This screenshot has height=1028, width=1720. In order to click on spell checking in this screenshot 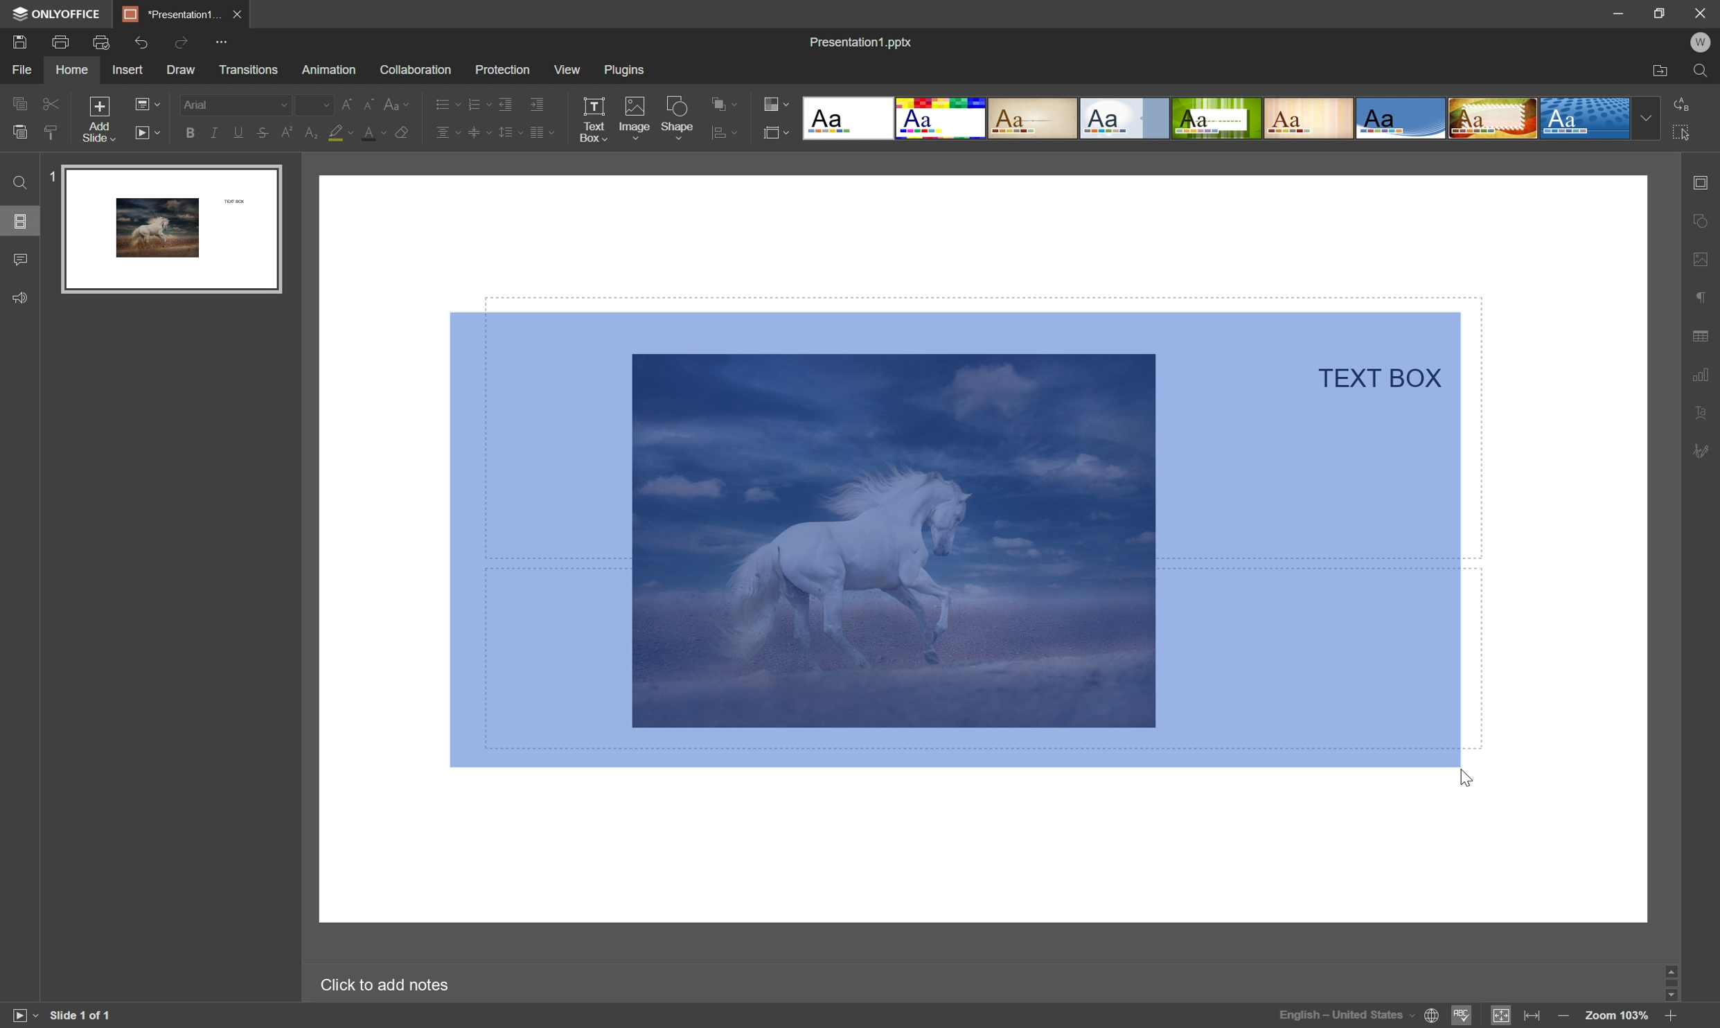, I will do `click(1463, 1016)`.